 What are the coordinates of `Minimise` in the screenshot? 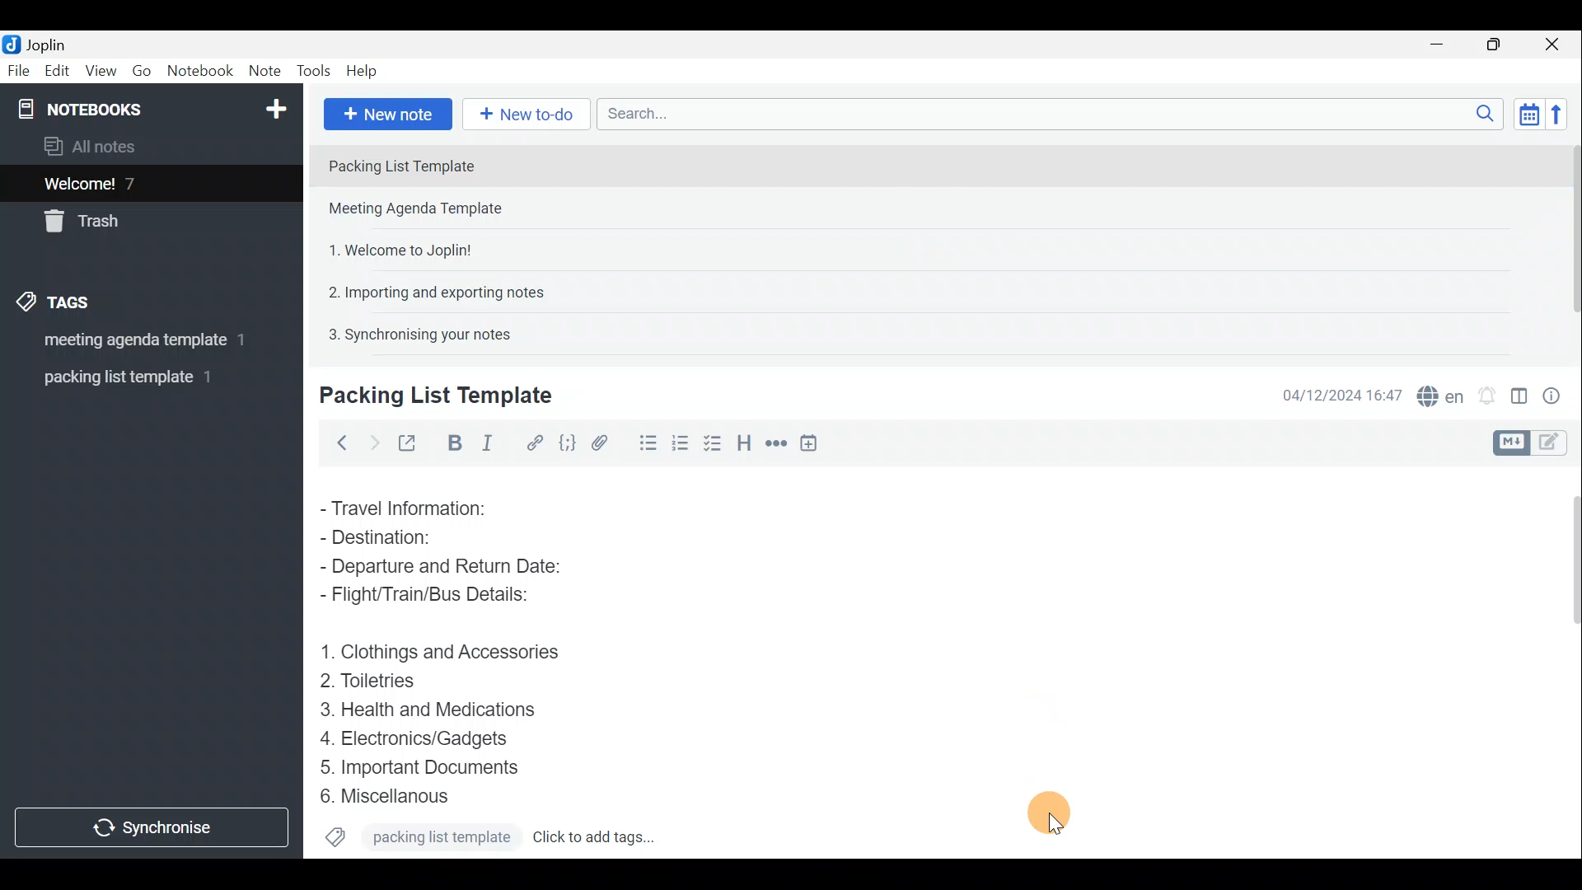 It's located at (1445, 47).